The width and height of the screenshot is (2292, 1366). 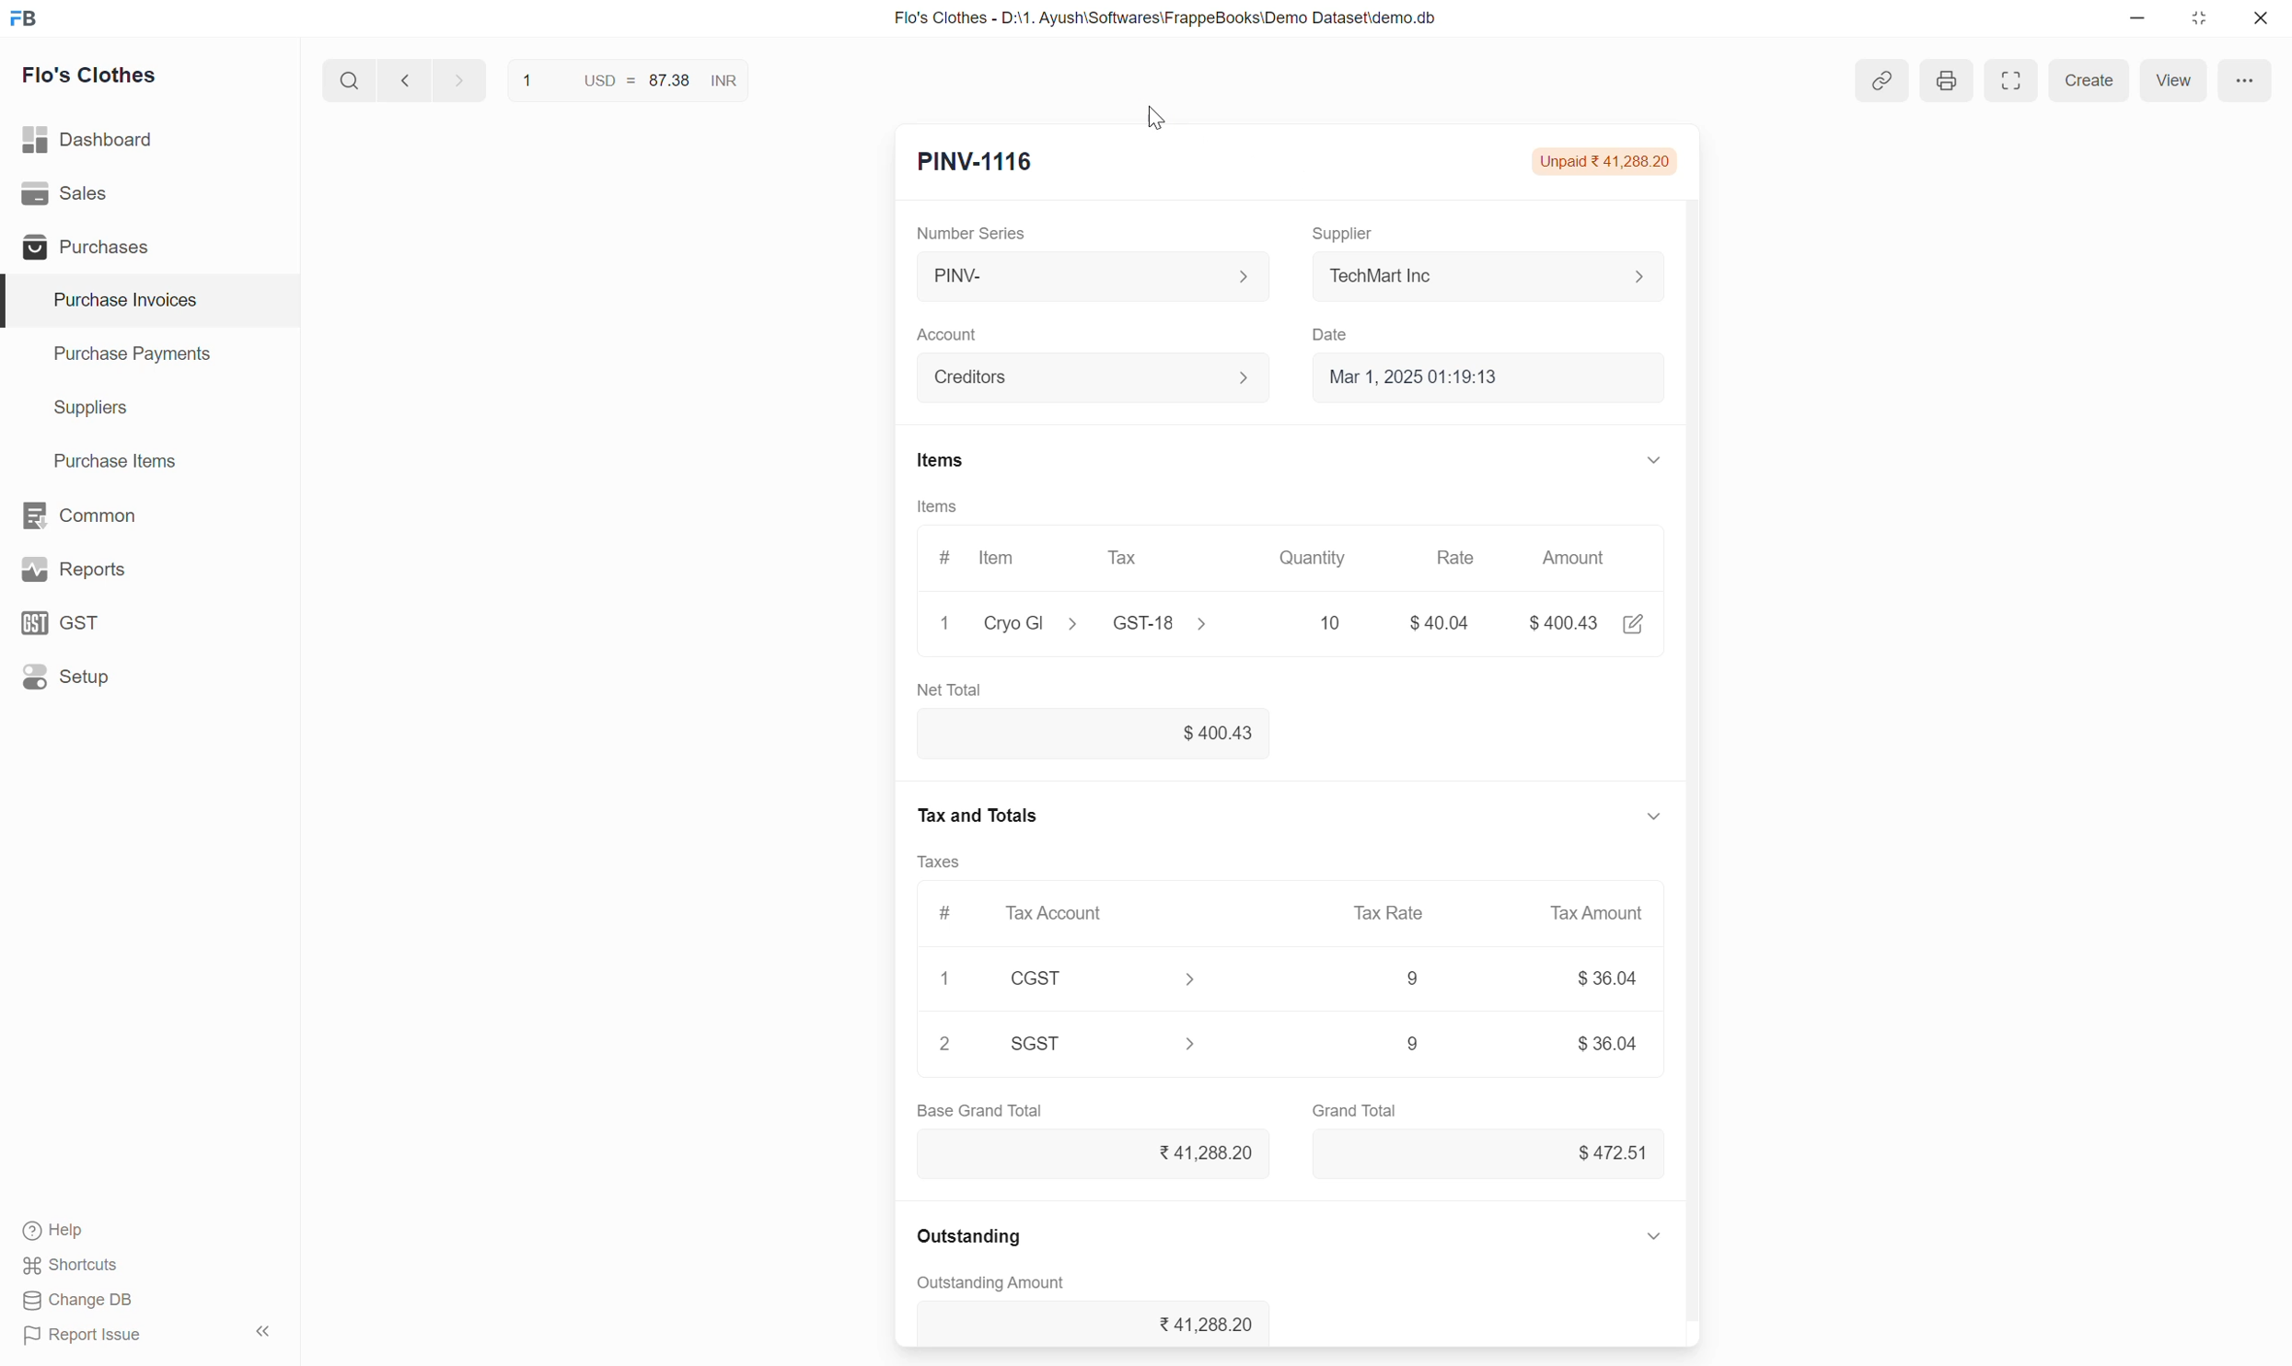 What do you see at coordinates (1468, 556) in the screenshot?
I see `Rate` at bounding box center [1468, 556].